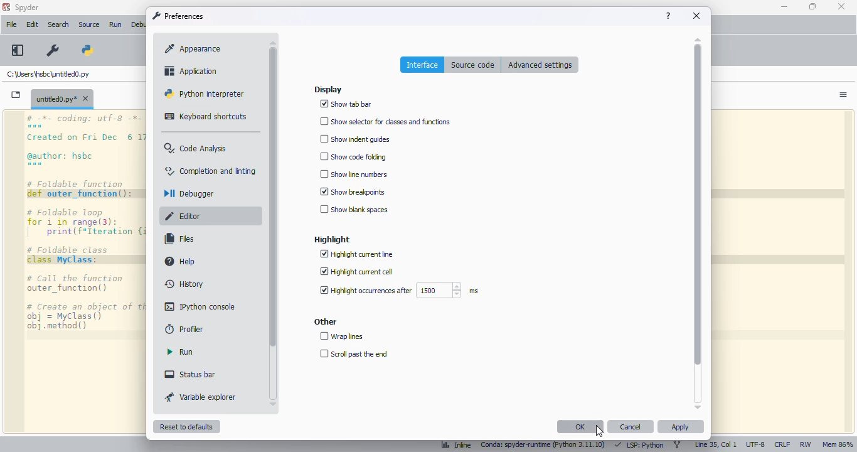 The width and height of the screenshot is (857, 452). Describe the element at coordinates (342, 336) in the screenshot. I see `wrap lines` at that location.